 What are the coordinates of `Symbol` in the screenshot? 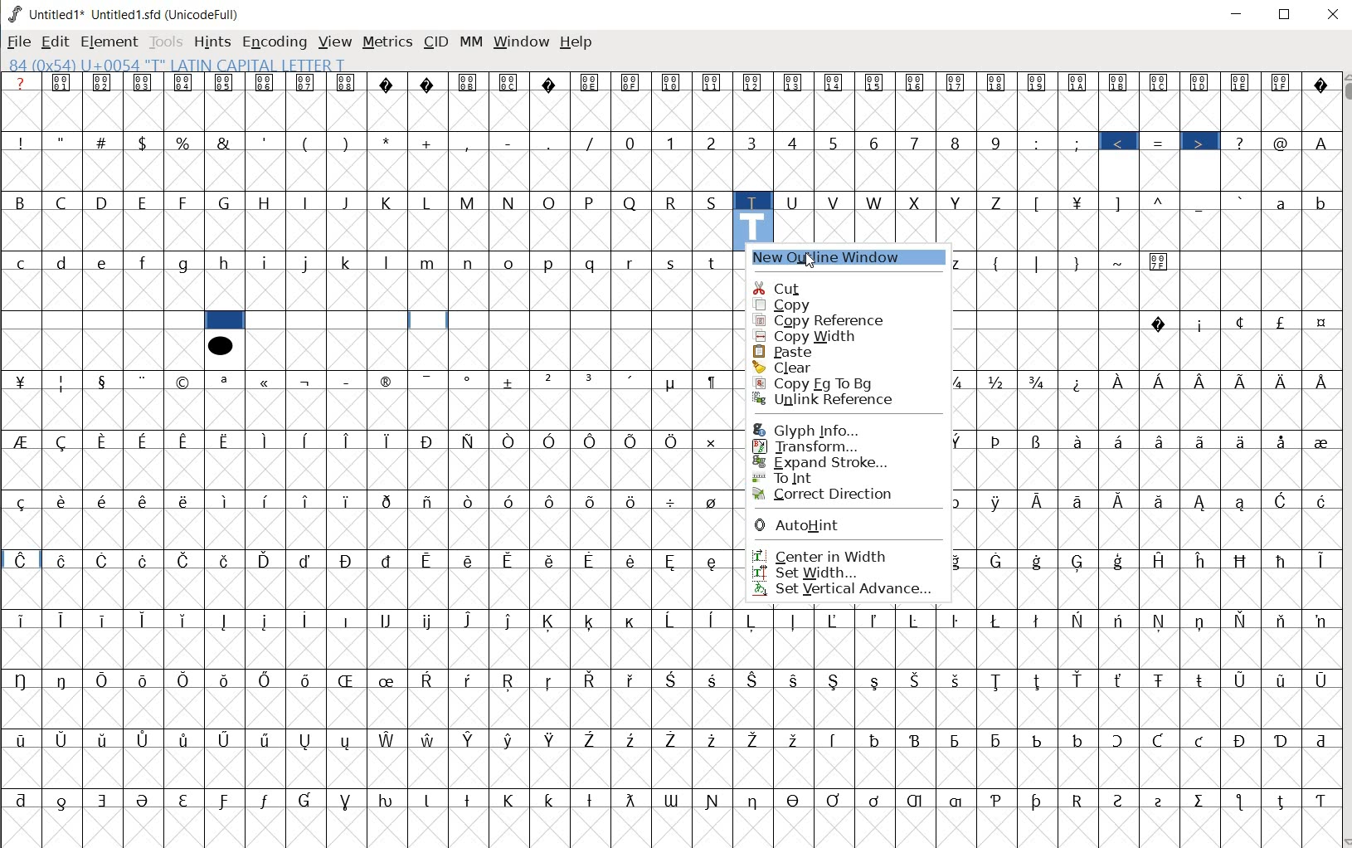 It's located at (105, 618).